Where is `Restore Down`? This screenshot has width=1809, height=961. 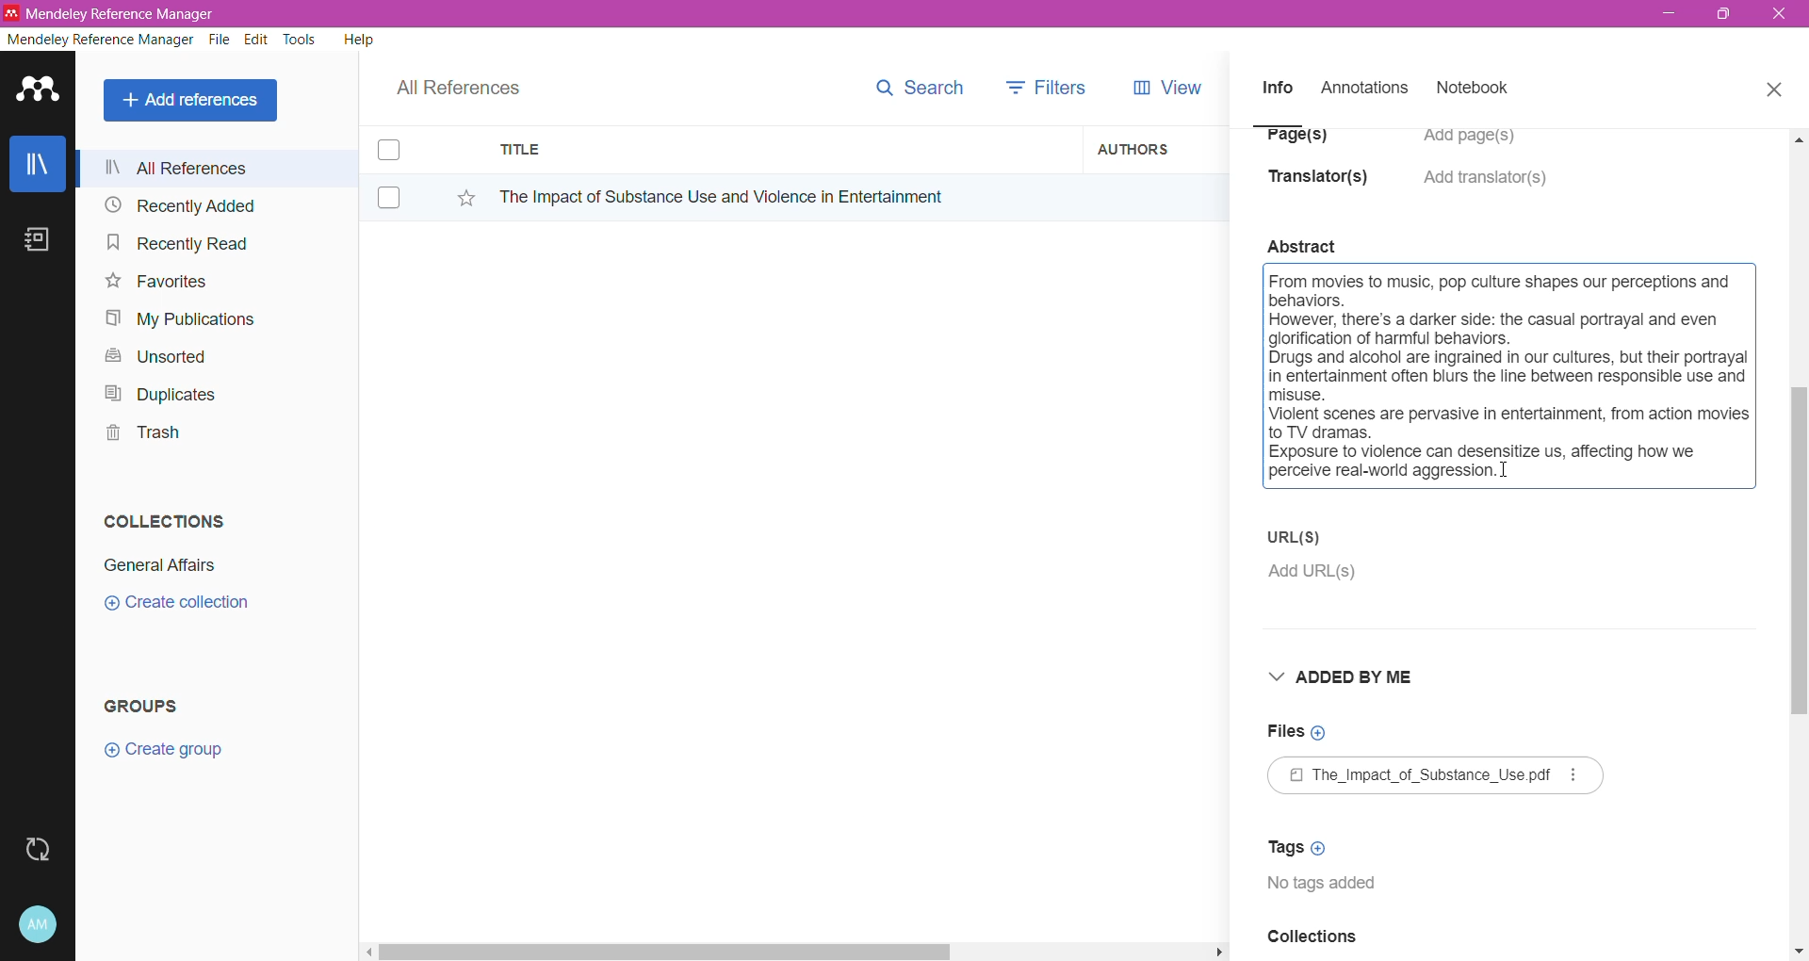 Restore Down is located at coordinates (1725, 15).